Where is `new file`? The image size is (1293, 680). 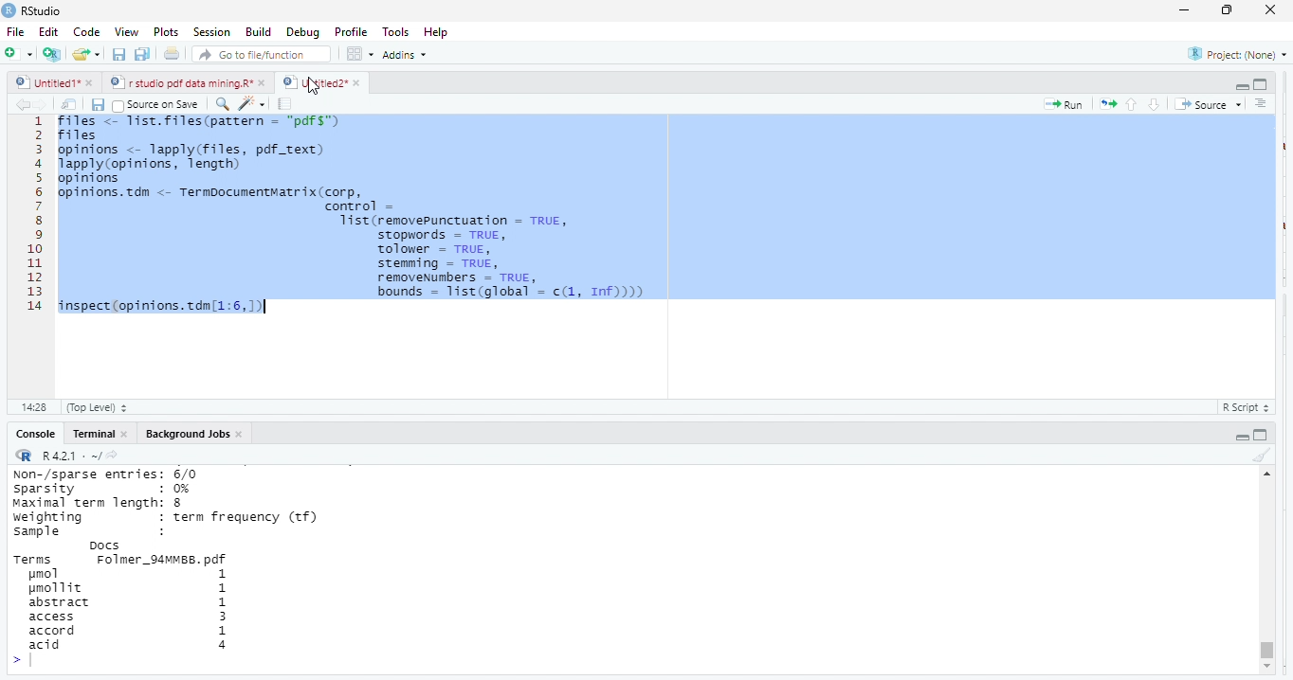
new file is located at coordinates (17, 53).